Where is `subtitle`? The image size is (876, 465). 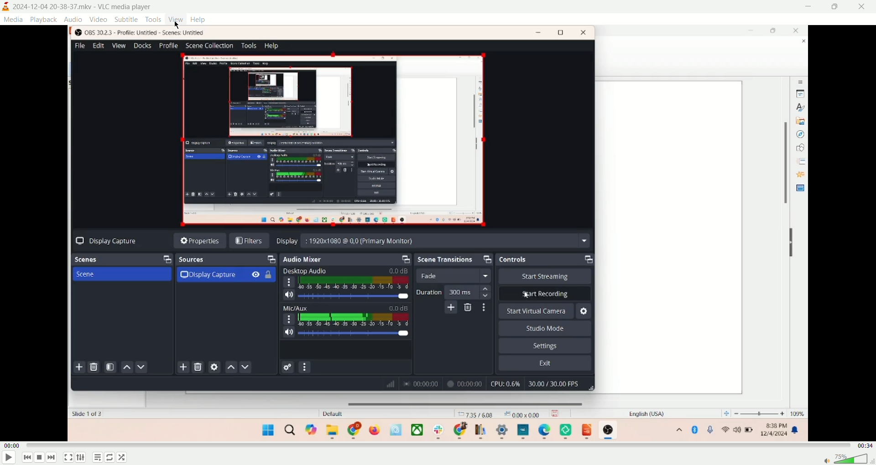 subtitle is located at coordinates (125, 19).